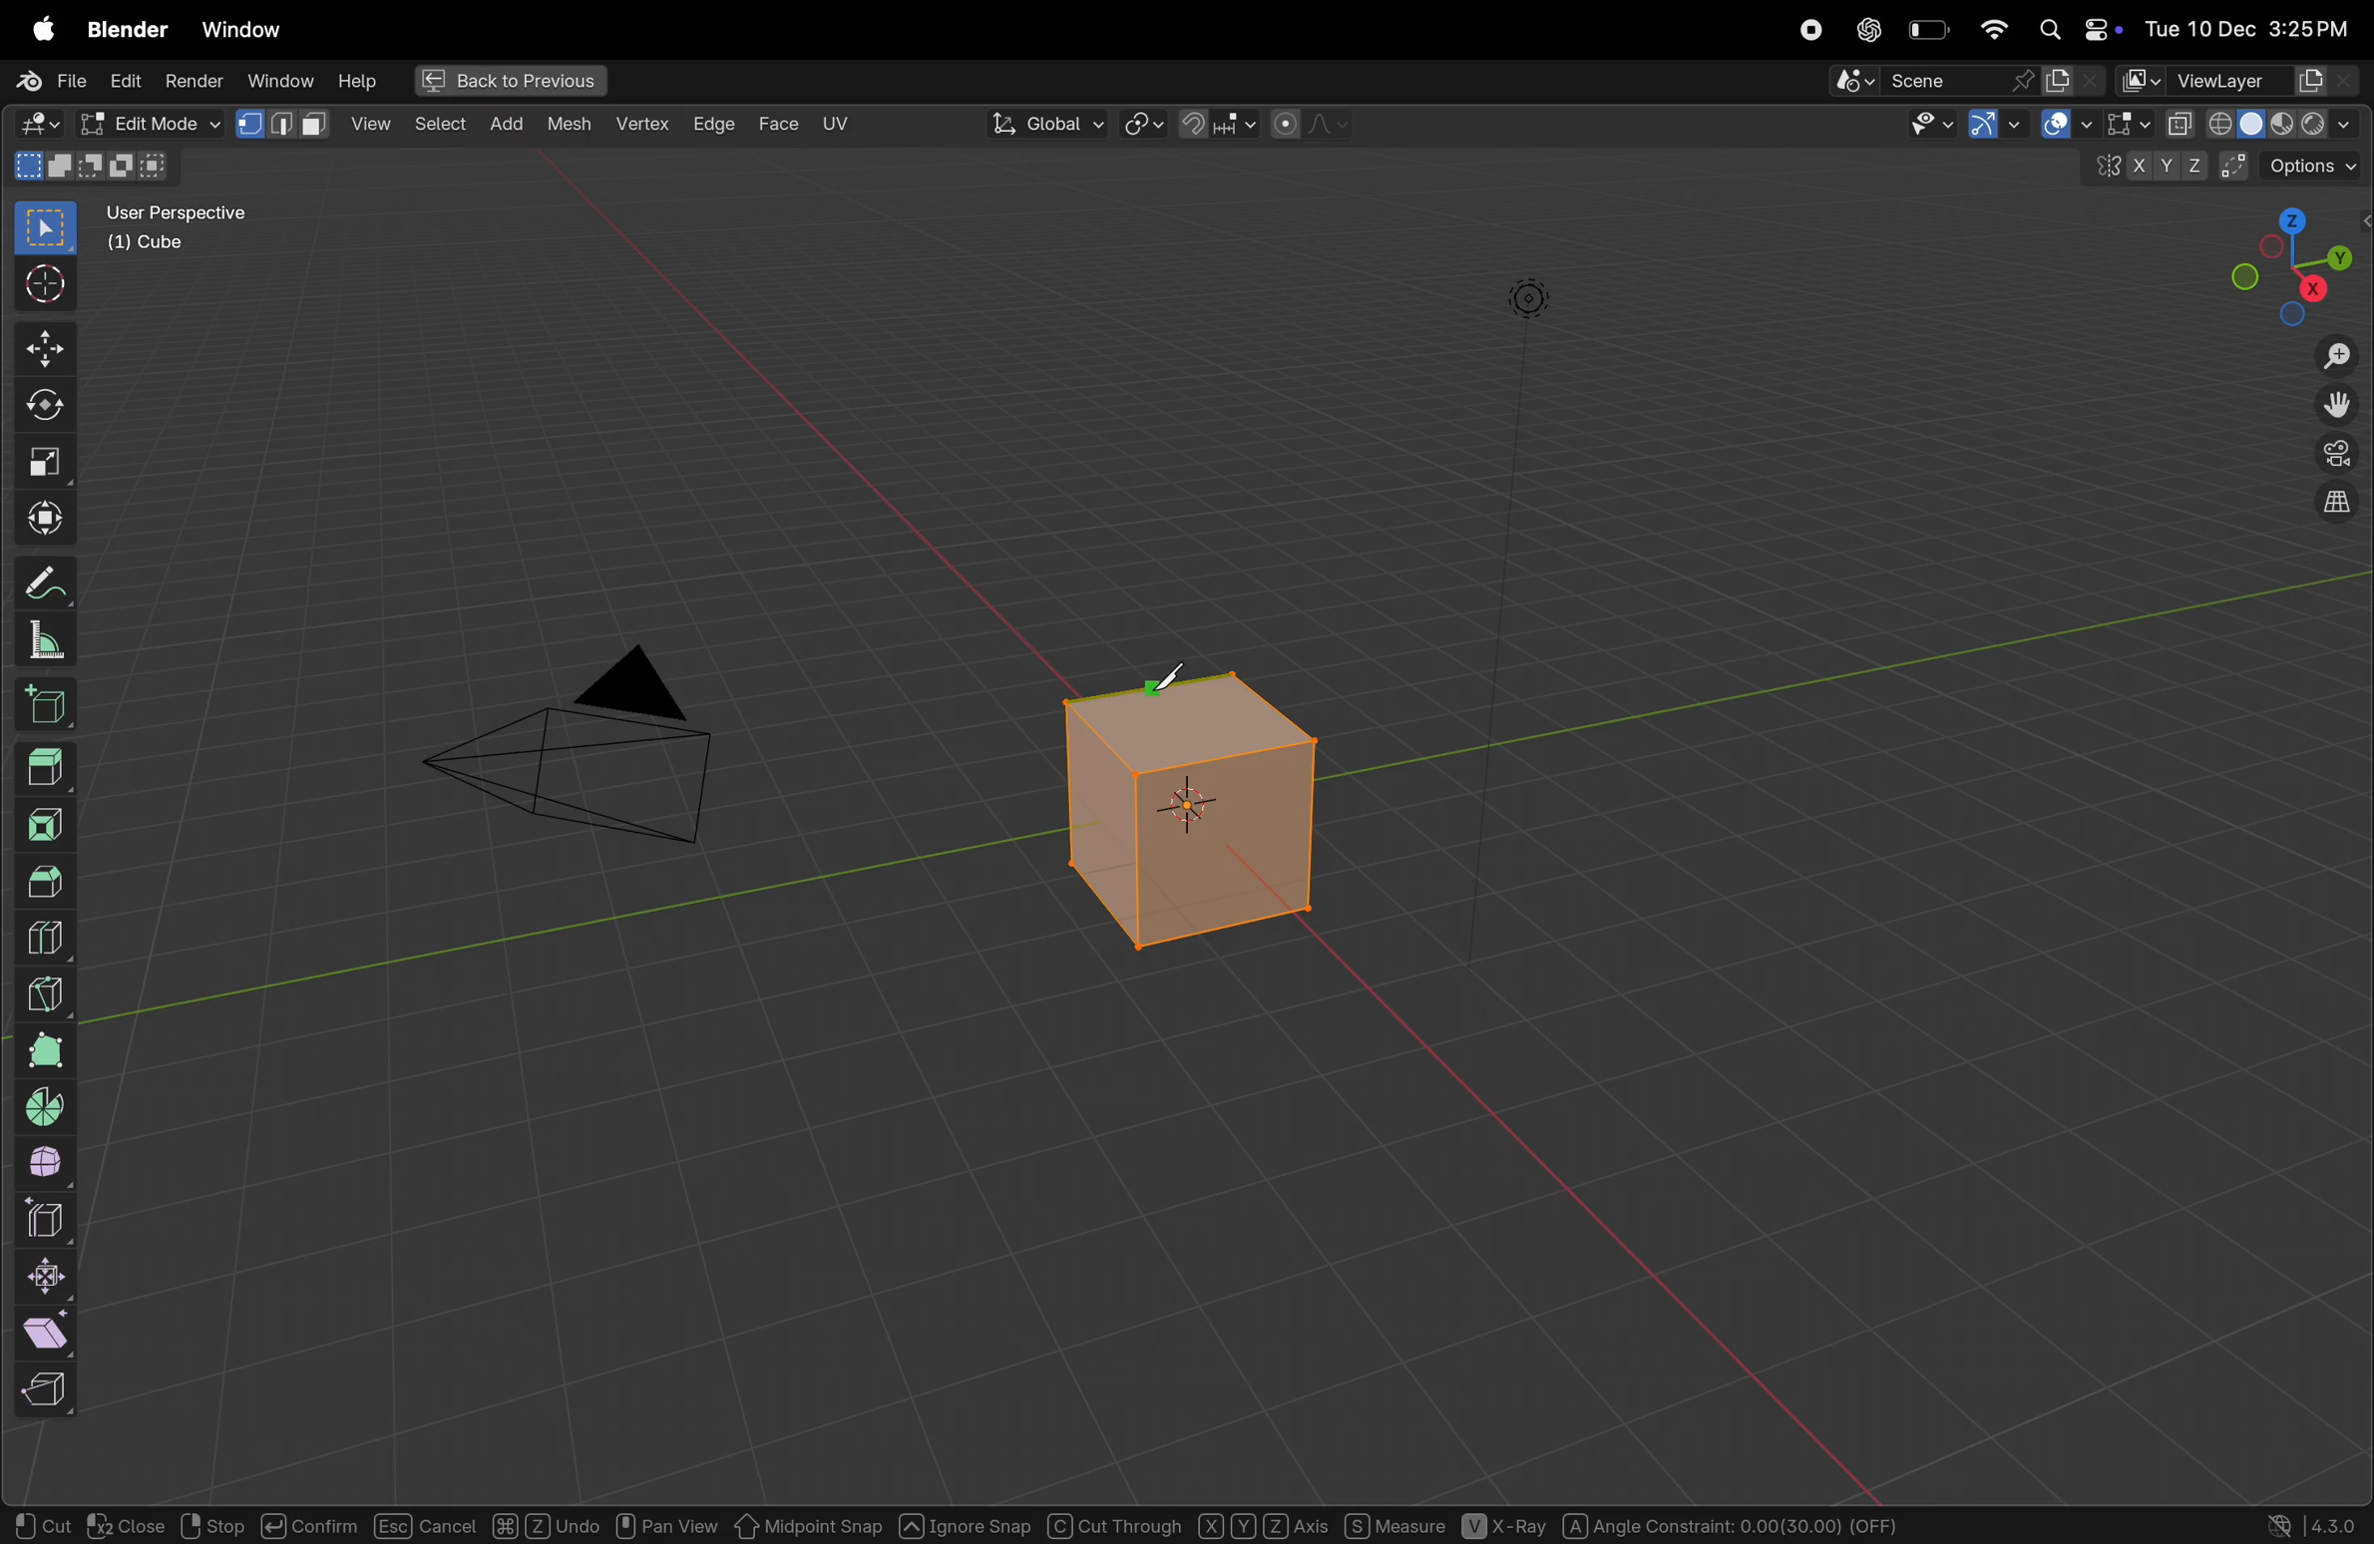  What do you see at coordinates (126, 1526) in the screenshot?
I see `Close` at bounding box center [126, 1526].